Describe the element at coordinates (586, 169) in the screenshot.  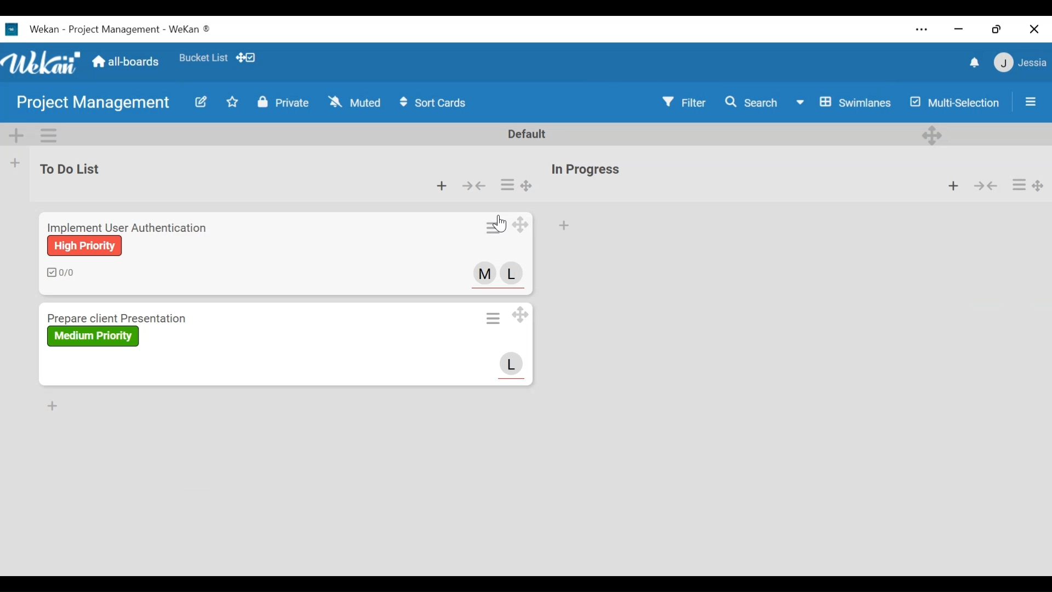
I see `list title` at that location.